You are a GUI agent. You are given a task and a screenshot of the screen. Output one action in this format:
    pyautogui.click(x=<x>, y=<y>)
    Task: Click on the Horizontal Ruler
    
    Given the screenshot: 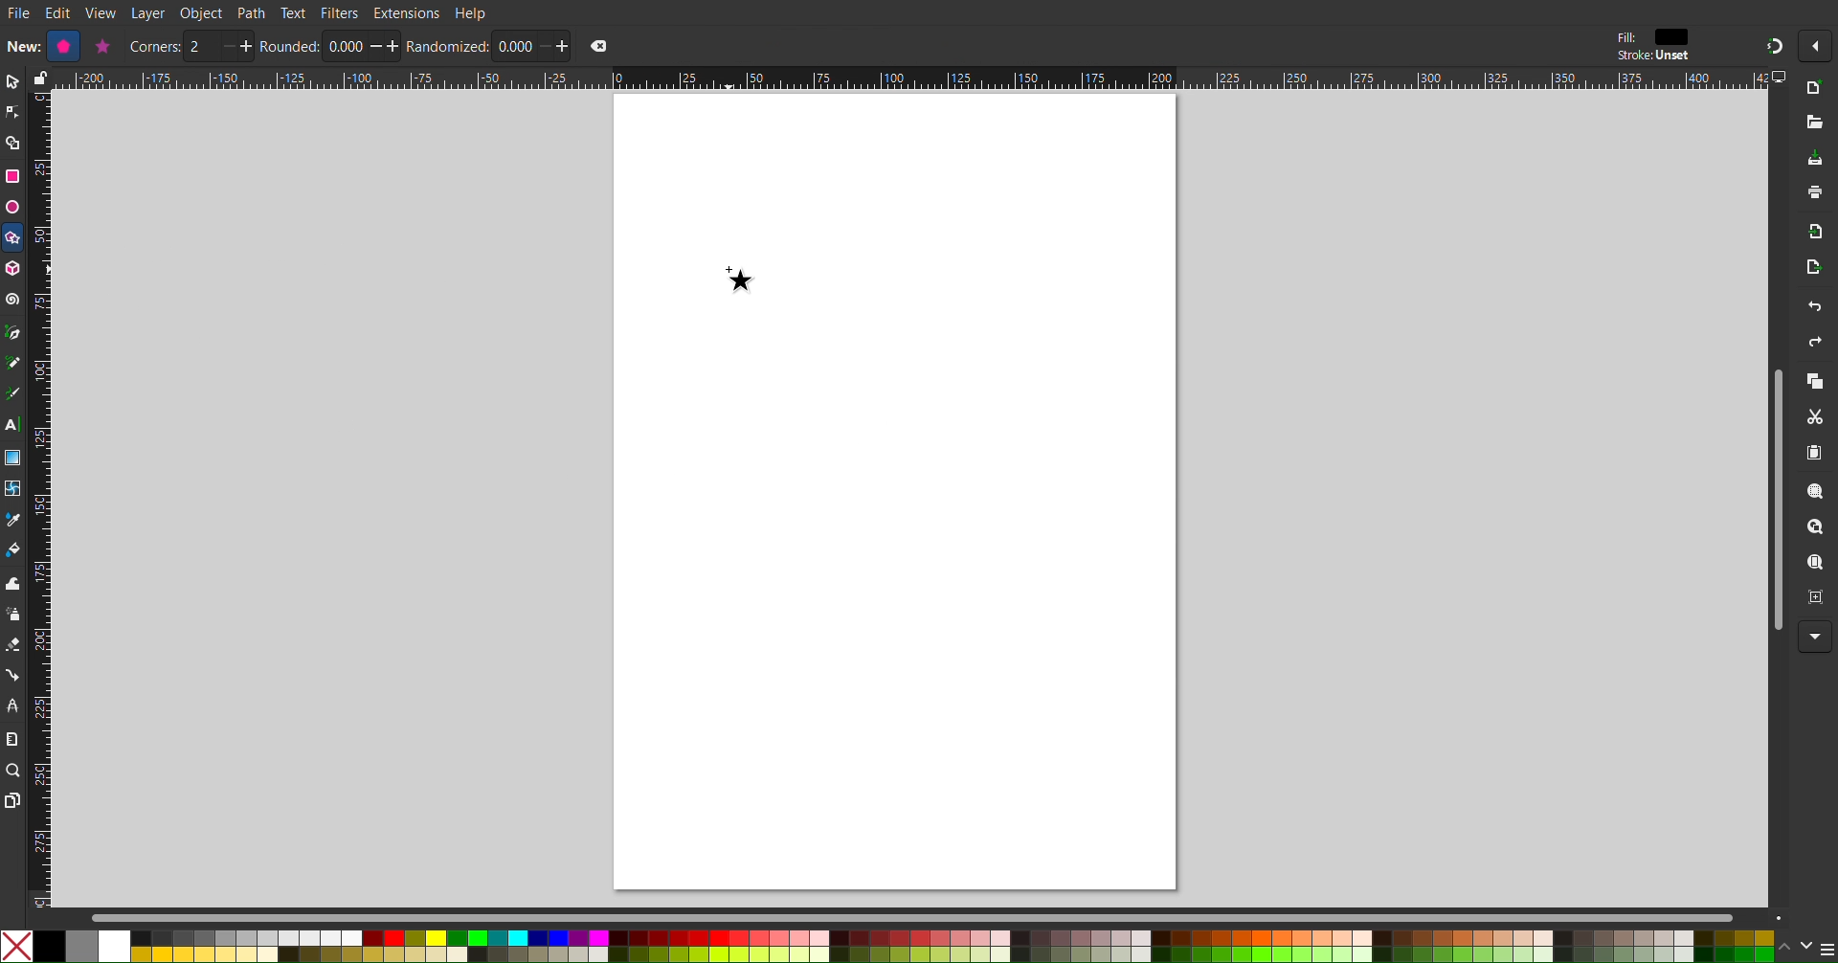 What is the action you would take?
    pyautogui.click(x=909, y=78)
    